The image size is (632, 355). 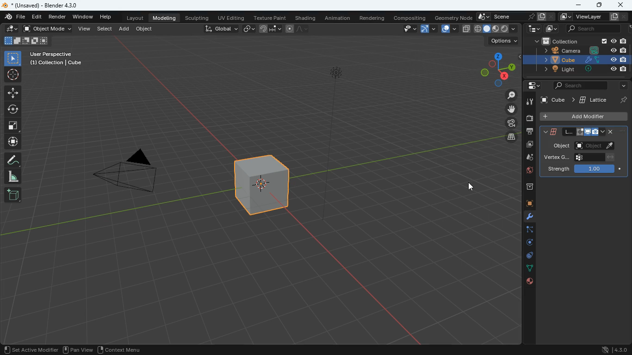 What do you see at coordinates (600, 29) in the screenshot?
I see `search` at bounding box center [600, 29].